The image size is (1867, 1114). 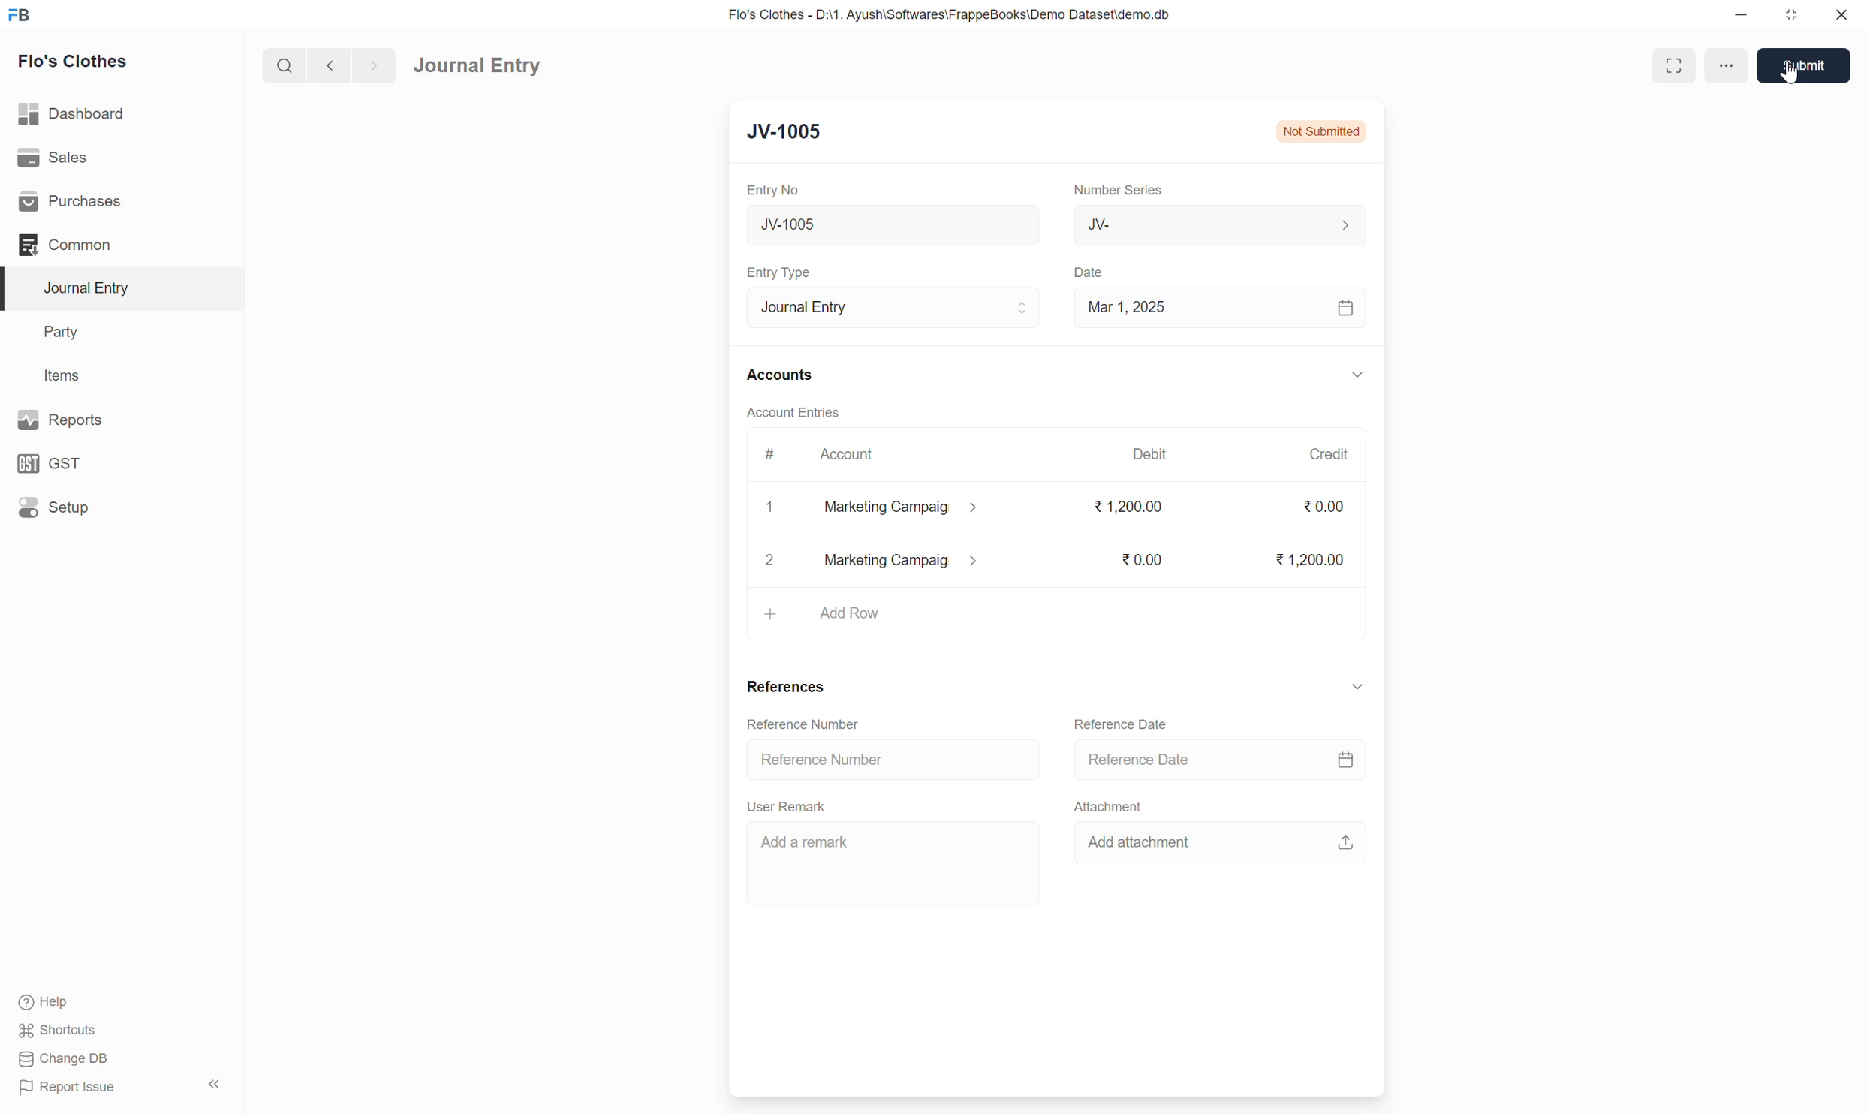 What do you see at coordinates (912, 508) in the screenshot?
I see `marketing campaig` at bounding box center [912, 508].